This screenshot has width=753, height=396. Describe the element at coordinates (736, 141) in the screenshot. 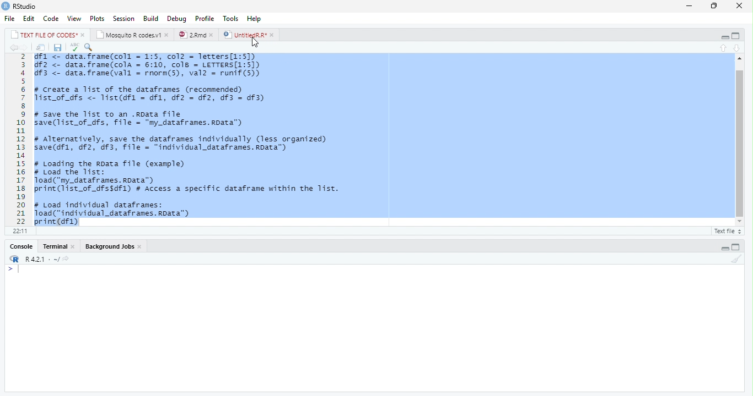

I see `vertical scroll bar` at that location.